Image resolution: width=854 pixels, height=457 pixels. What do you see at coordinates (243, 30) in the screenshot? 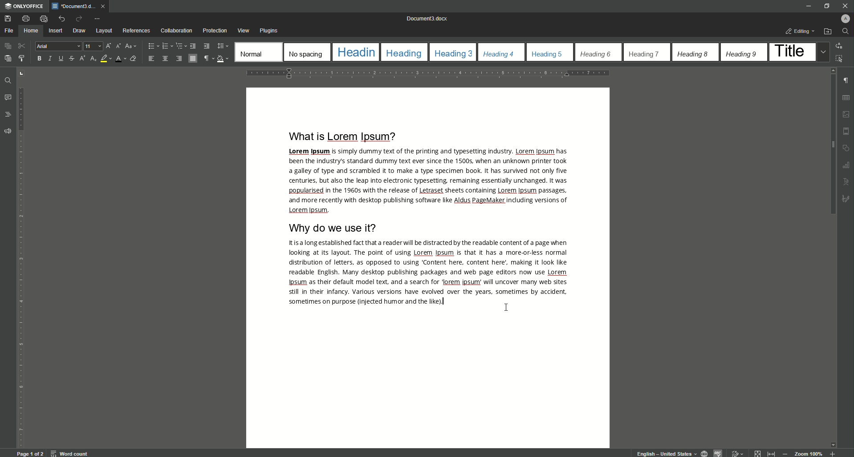
I see `View` at bounding box center [243, 30].